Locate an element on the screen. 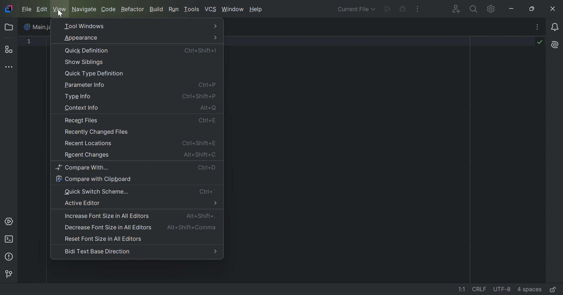 Image resolution: width=563 pixels, height=295 pixels. Tool Windows is located at coordinates (85, 26).